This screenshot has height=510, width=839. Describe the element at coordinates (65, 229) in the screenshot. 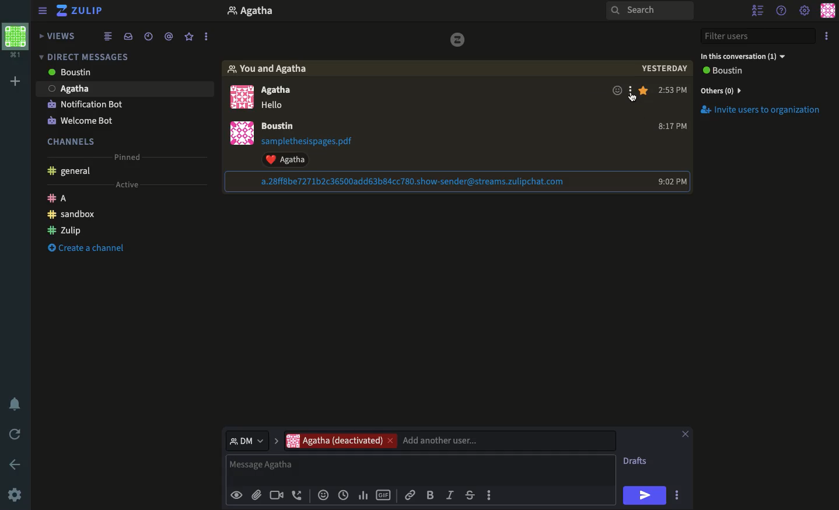

I see `Zulip` at that location.